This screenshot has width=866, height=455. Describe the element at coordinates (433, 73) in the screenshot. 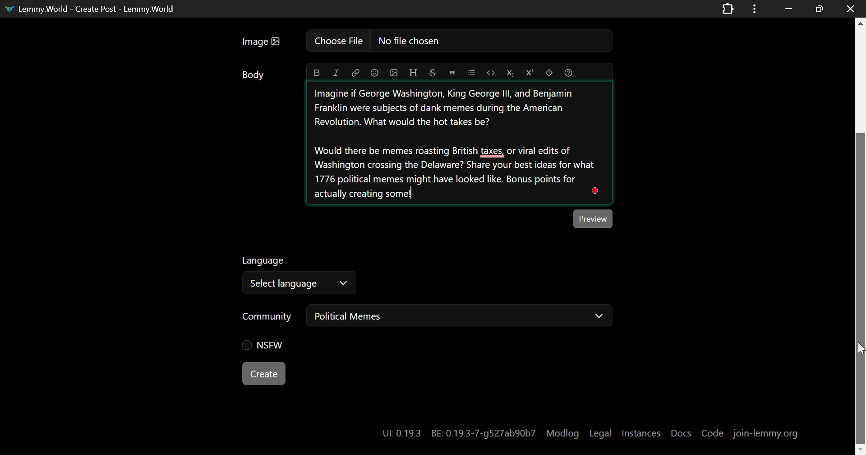

I see `Strikethrough` at that location.